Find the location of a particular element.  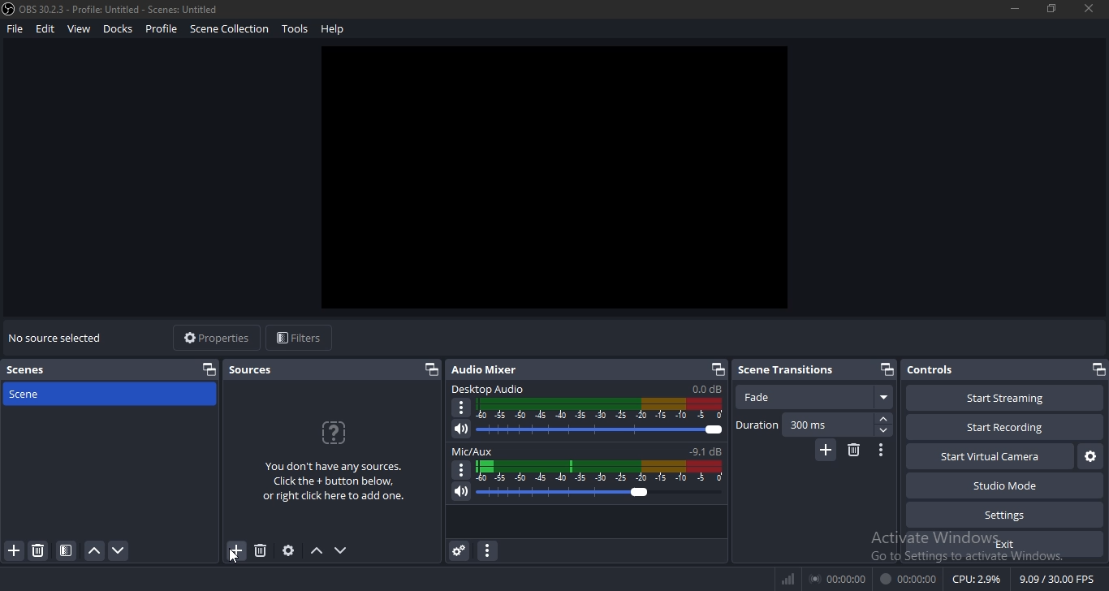

minimize is located at coordinates (1016, 9).